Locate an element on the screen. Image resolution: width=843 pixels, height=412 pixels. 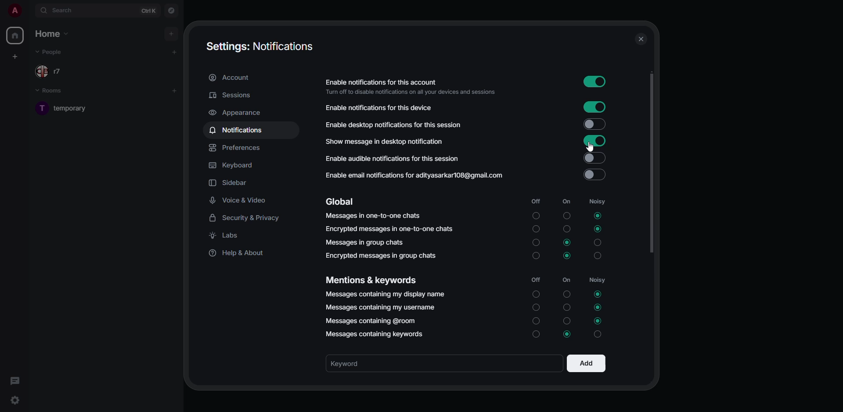
cursor is located at coordinates (588, 148).